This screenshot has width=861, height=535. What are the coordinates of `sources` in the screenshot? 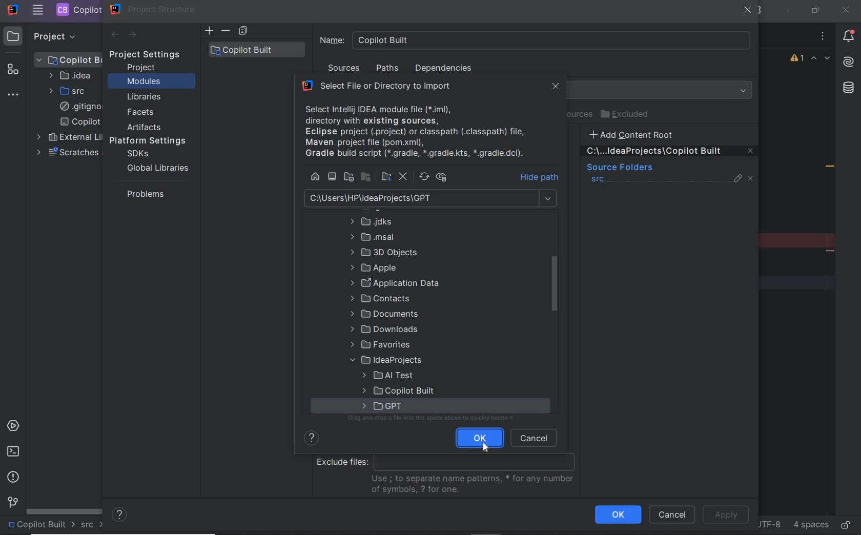 It's located at (345, 70).